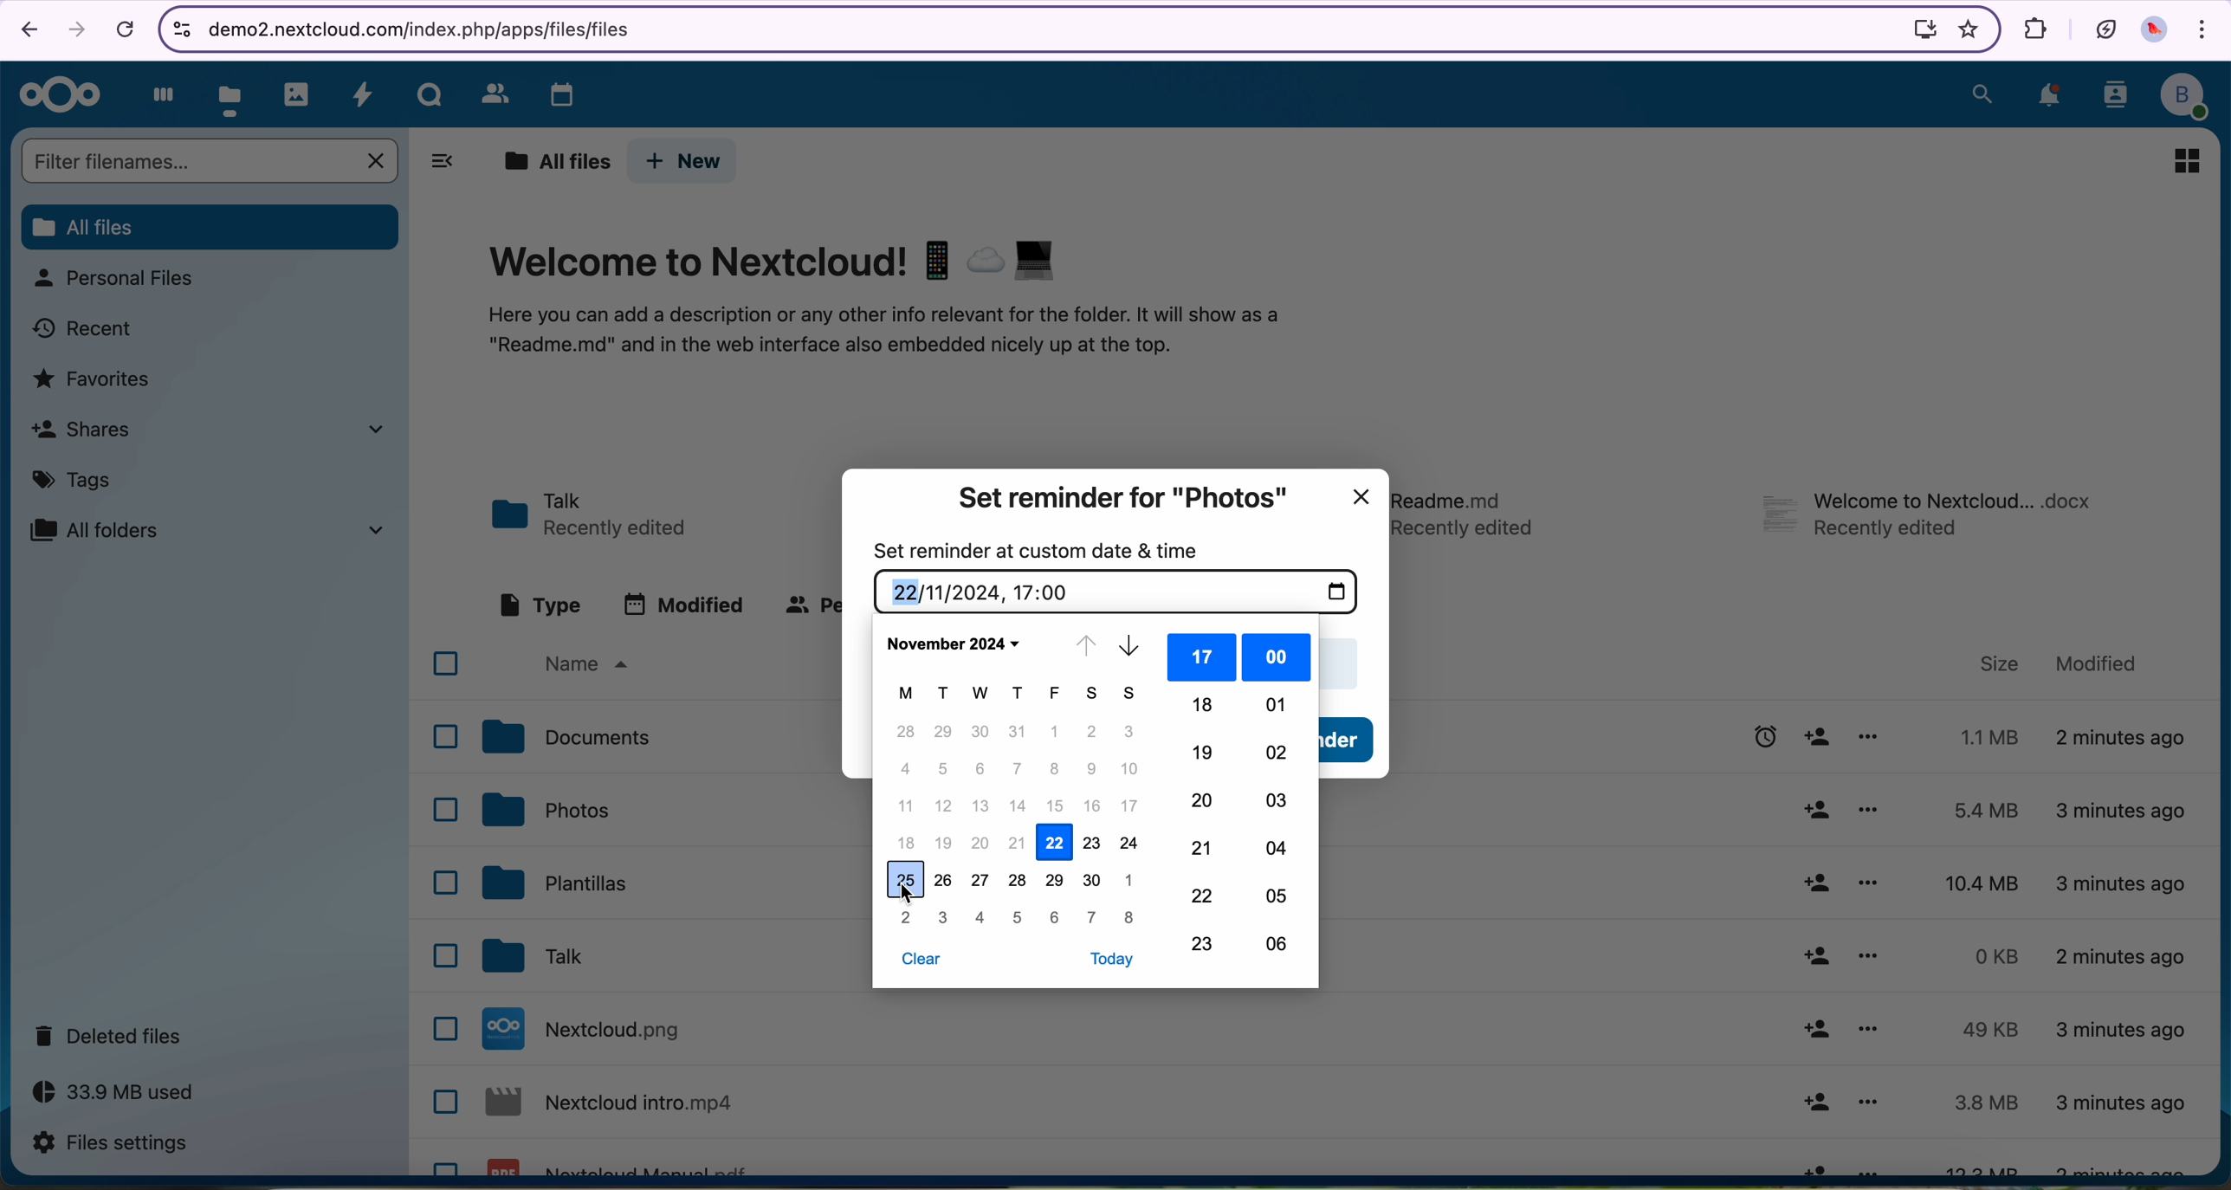 The height and width of the screenshot is (1190, 2231). Describe the element at coordinates (1128, 844) in the screenshot. I see `24` at that location.